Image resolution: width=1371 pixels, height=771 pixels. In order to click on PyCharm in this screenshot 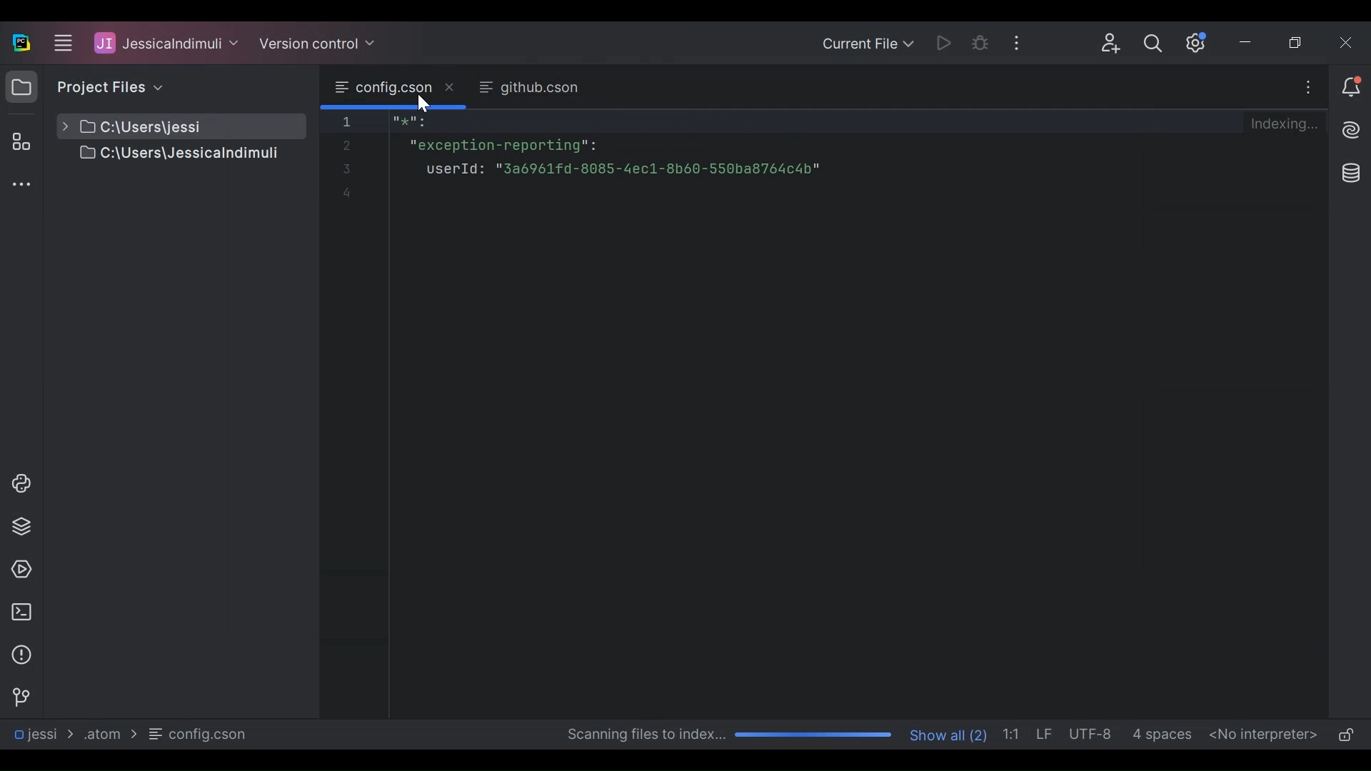, I will do `click(21, 42)`.